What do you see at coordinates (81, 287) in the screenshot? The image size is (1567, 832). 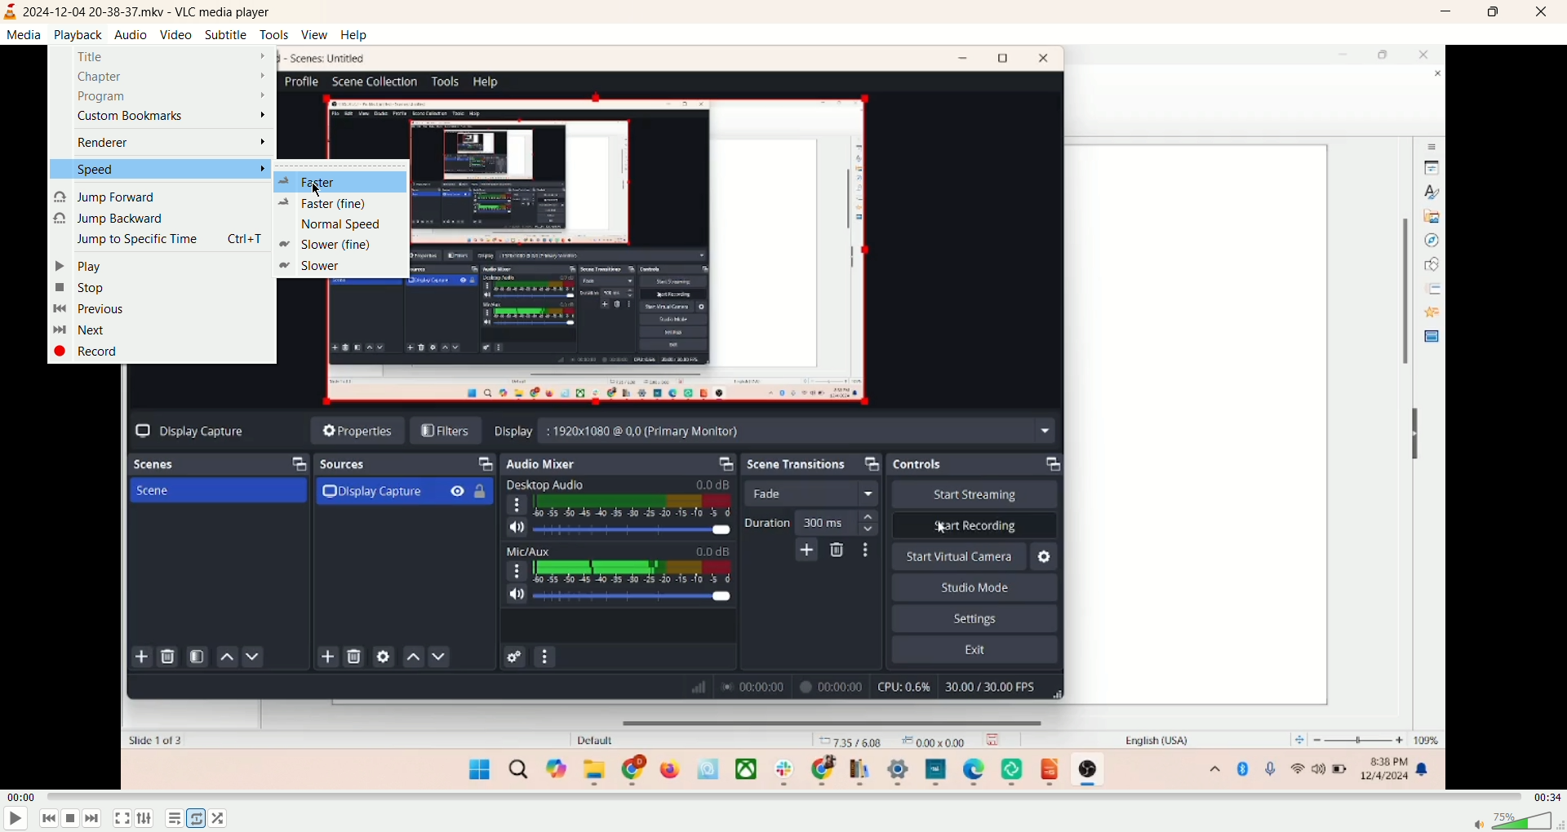 I see `stop` at bounding box center [81, 287].